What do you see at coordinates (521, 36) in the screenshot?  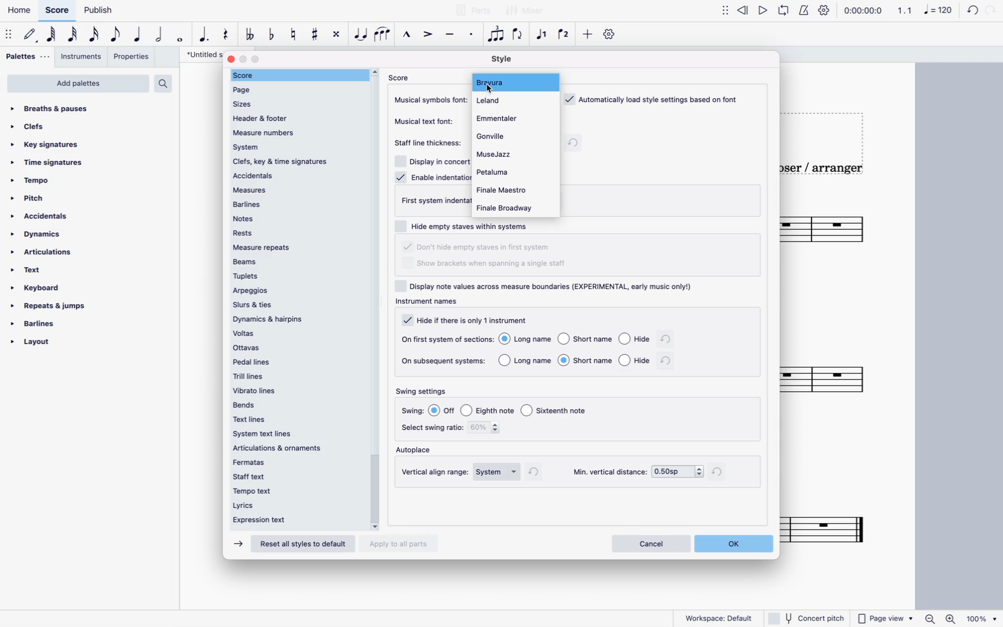 I see `flip direction` at bounding box center [521, 36].